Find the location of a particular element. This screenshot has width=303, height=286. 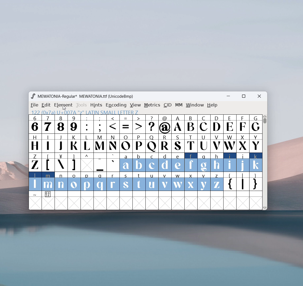

: is located at coordinates (87, 124).